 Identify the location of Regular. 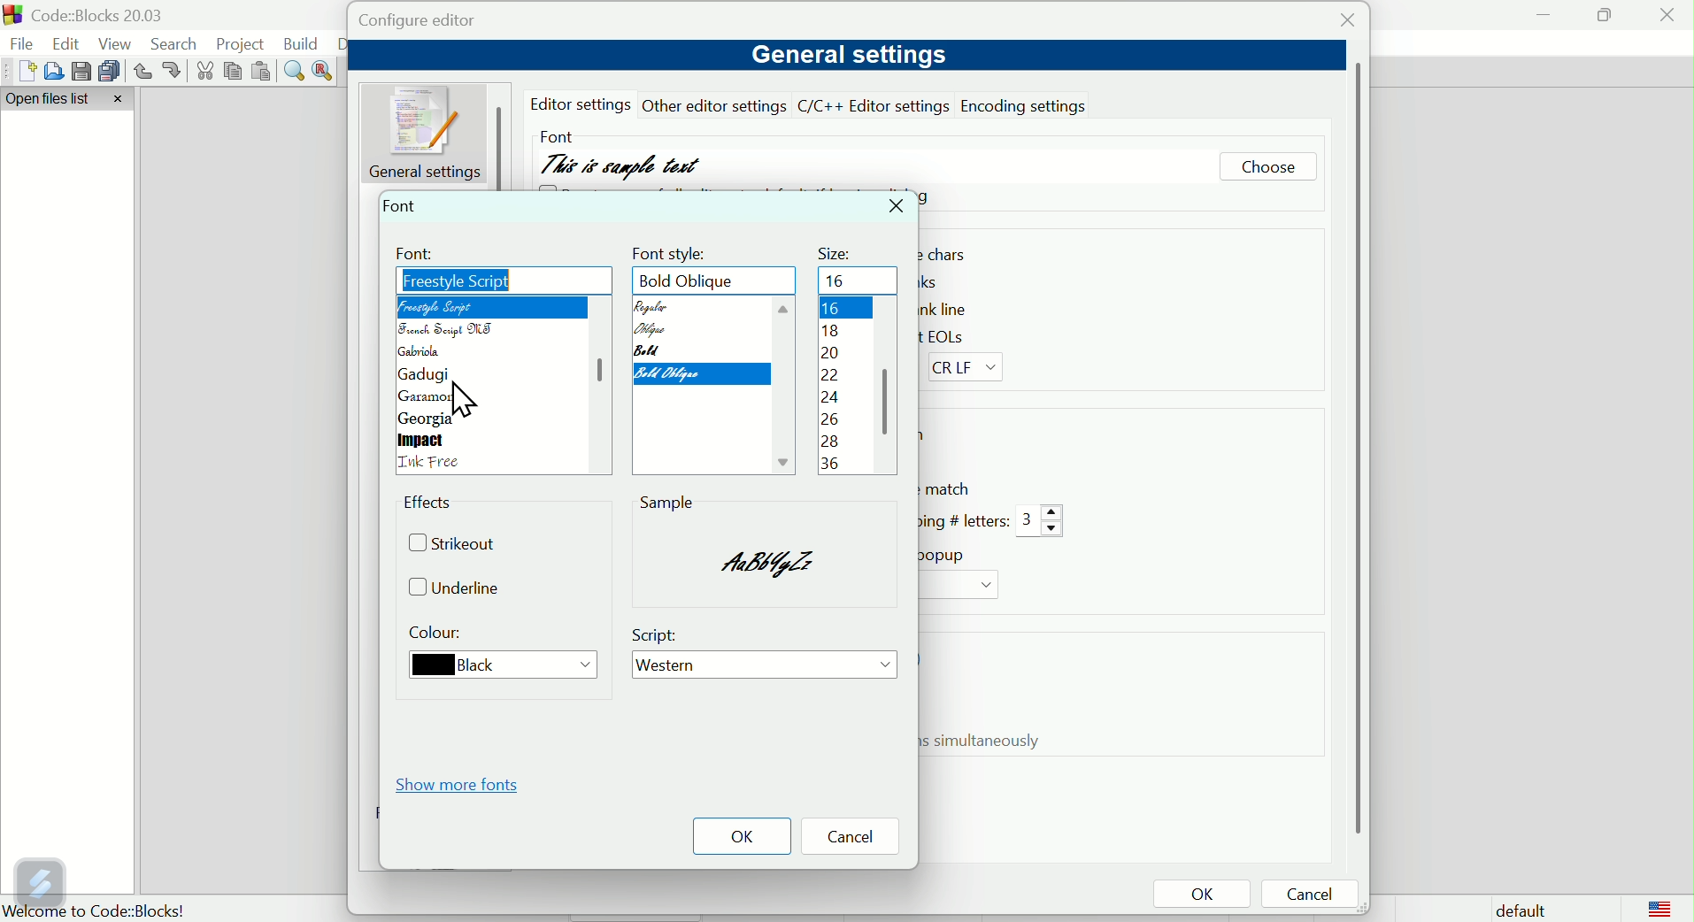
(652, 308).